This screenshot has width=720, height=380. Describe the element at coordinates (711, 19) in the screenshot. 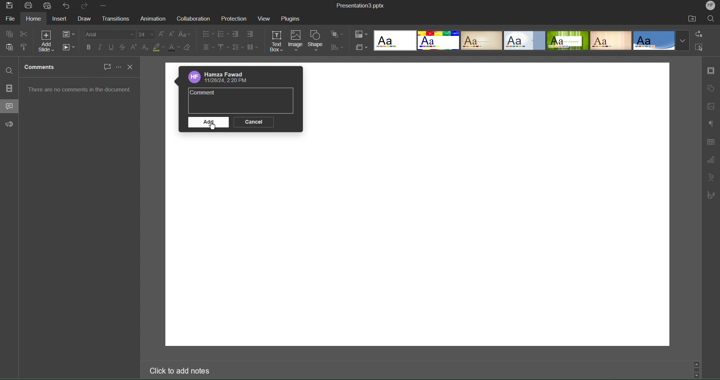

I see `Search` at that location.